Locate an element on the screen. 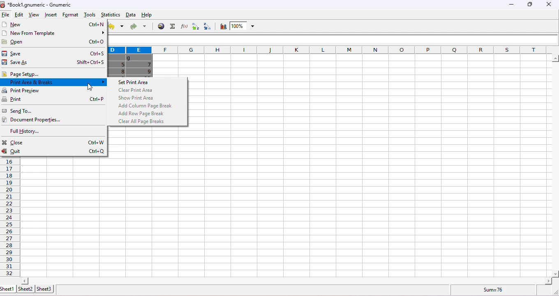  set print area is located at coordinates (138, 82).